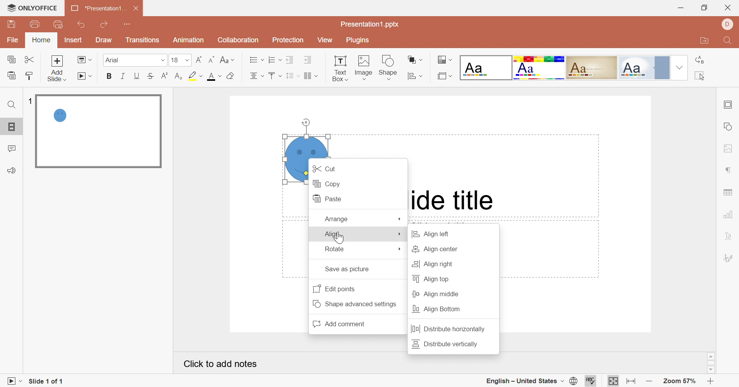  I want to click on Spell Checking, so click(592, 380).